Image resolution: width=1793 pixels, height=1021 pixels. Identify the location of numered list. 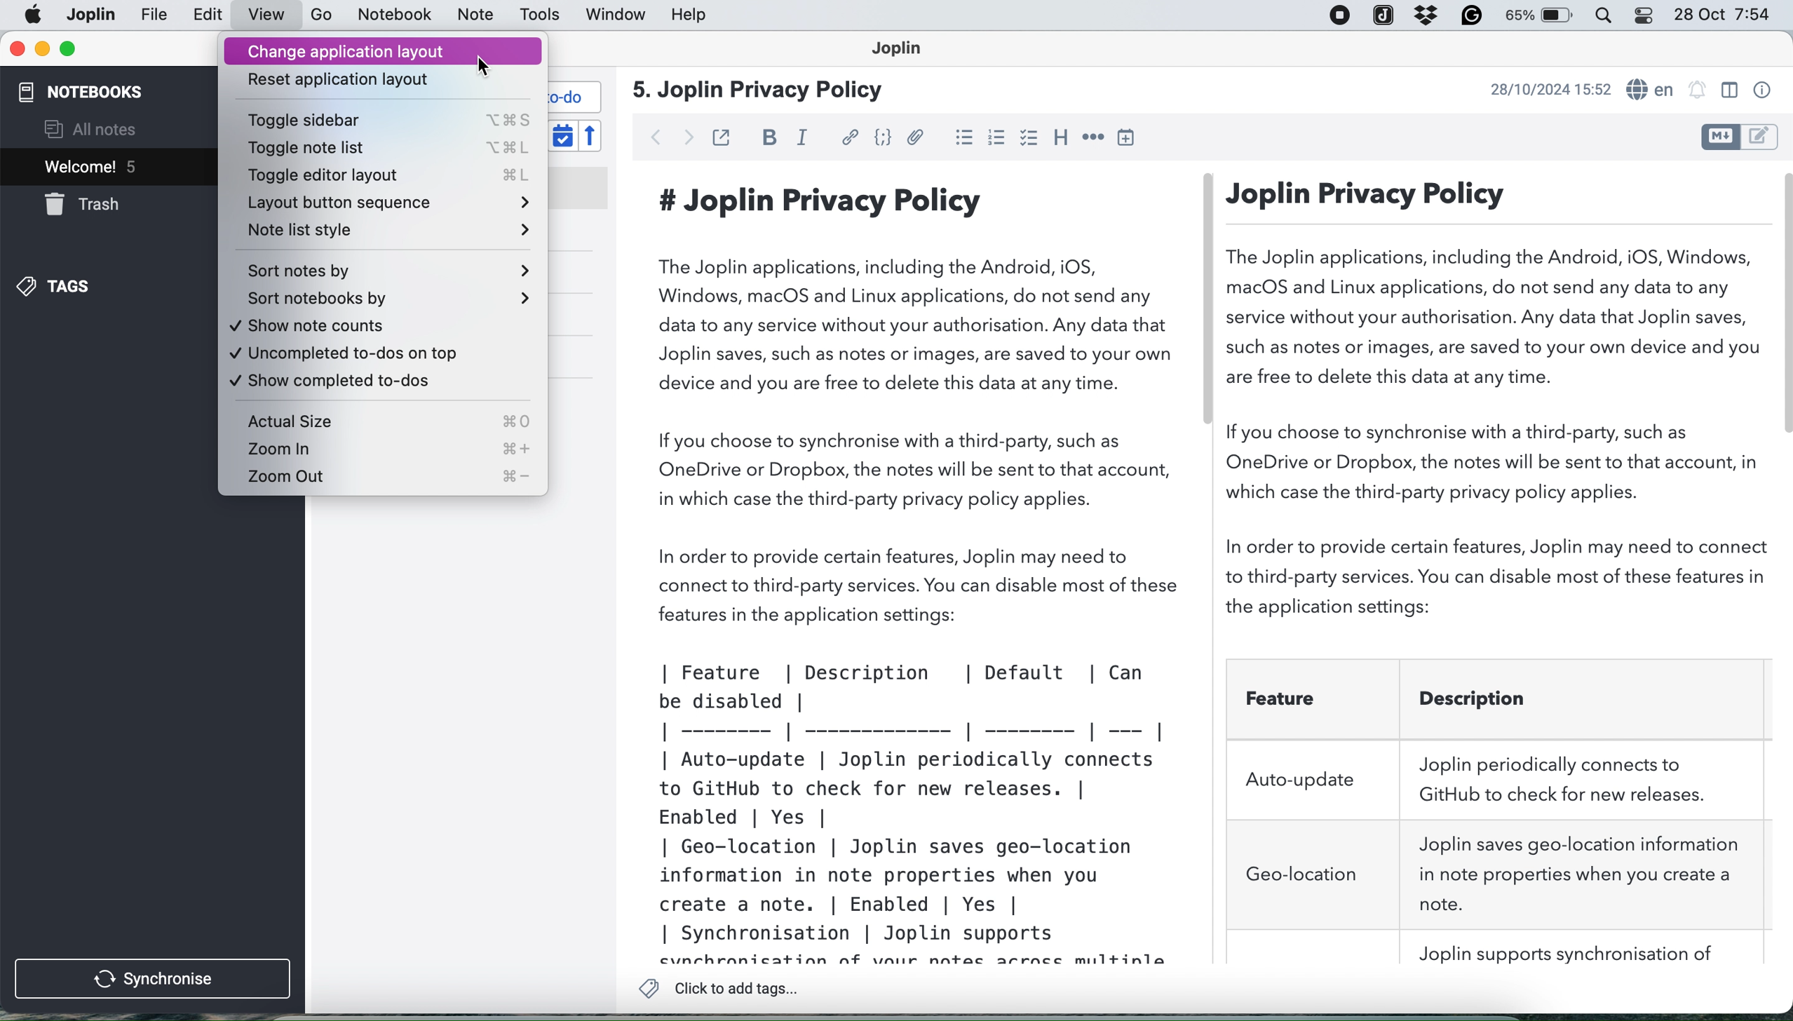
(997, 140).